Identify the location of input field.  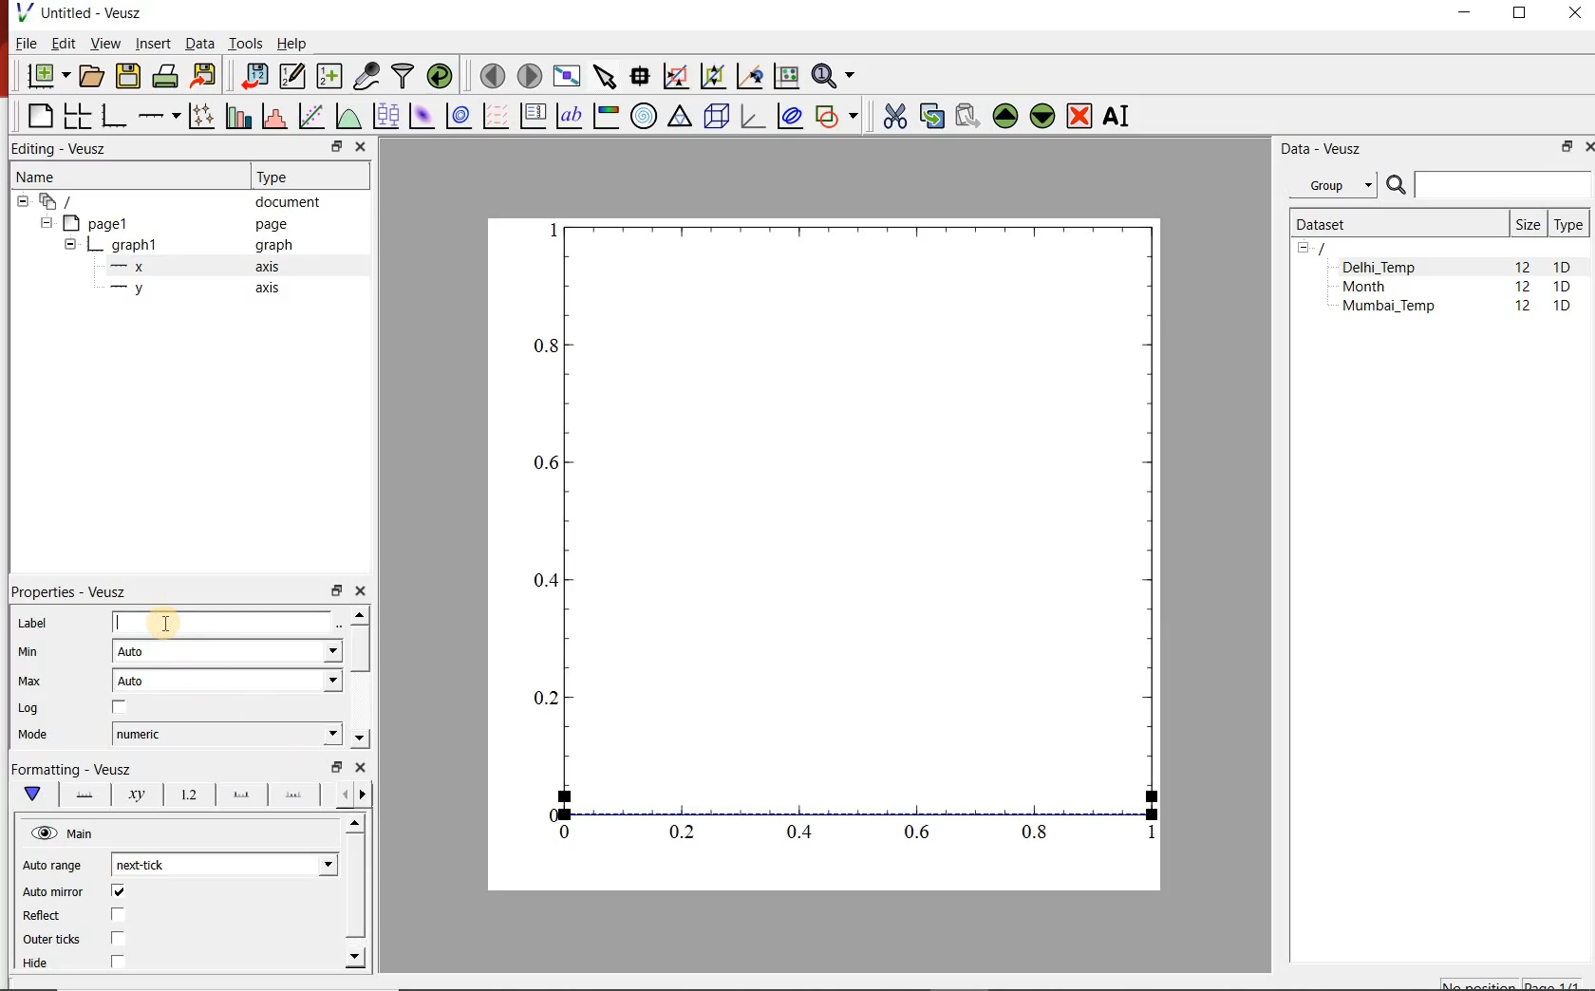
(228, 624).